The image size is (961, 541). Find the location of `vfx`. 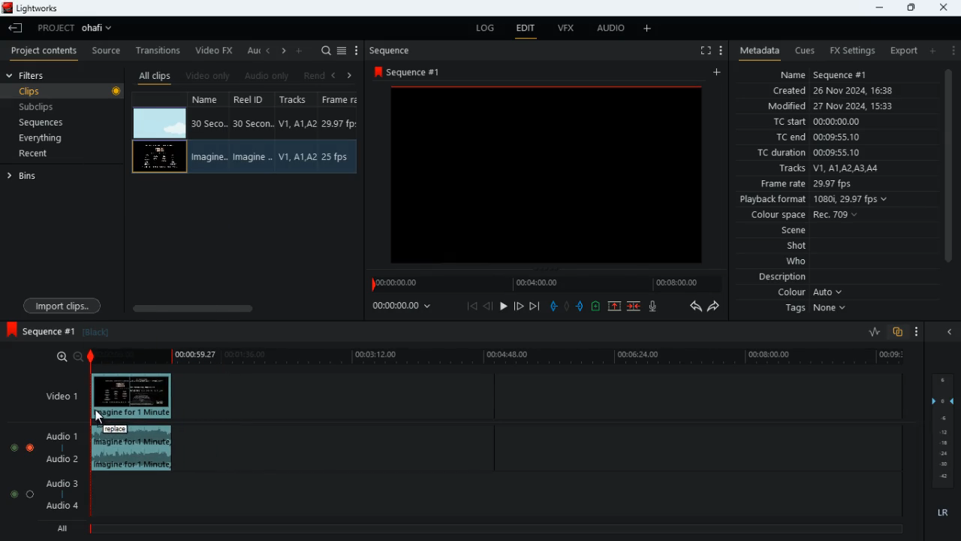

vfx is located at coordinates (571, 31).